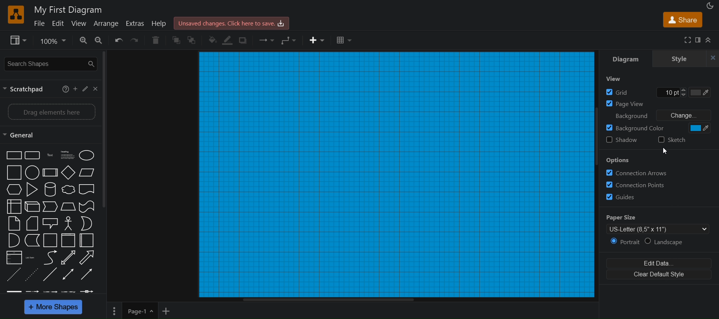 The image size is (719, 319). What do you see at coordinates (622, 141) in the screenshot?
I see `shadow` at bounding box center [622, 141].